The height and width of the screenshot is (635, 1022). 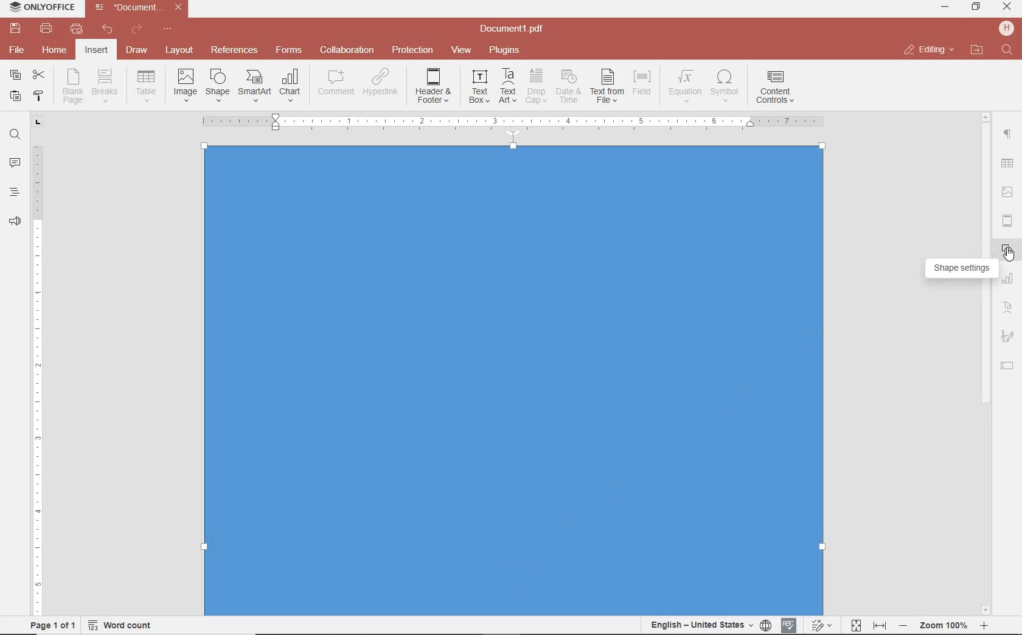 What do you see at coordinates (507, 86) in the screenshot?
I see `INSERT TEXT ART` at bounding box center [507, 86].